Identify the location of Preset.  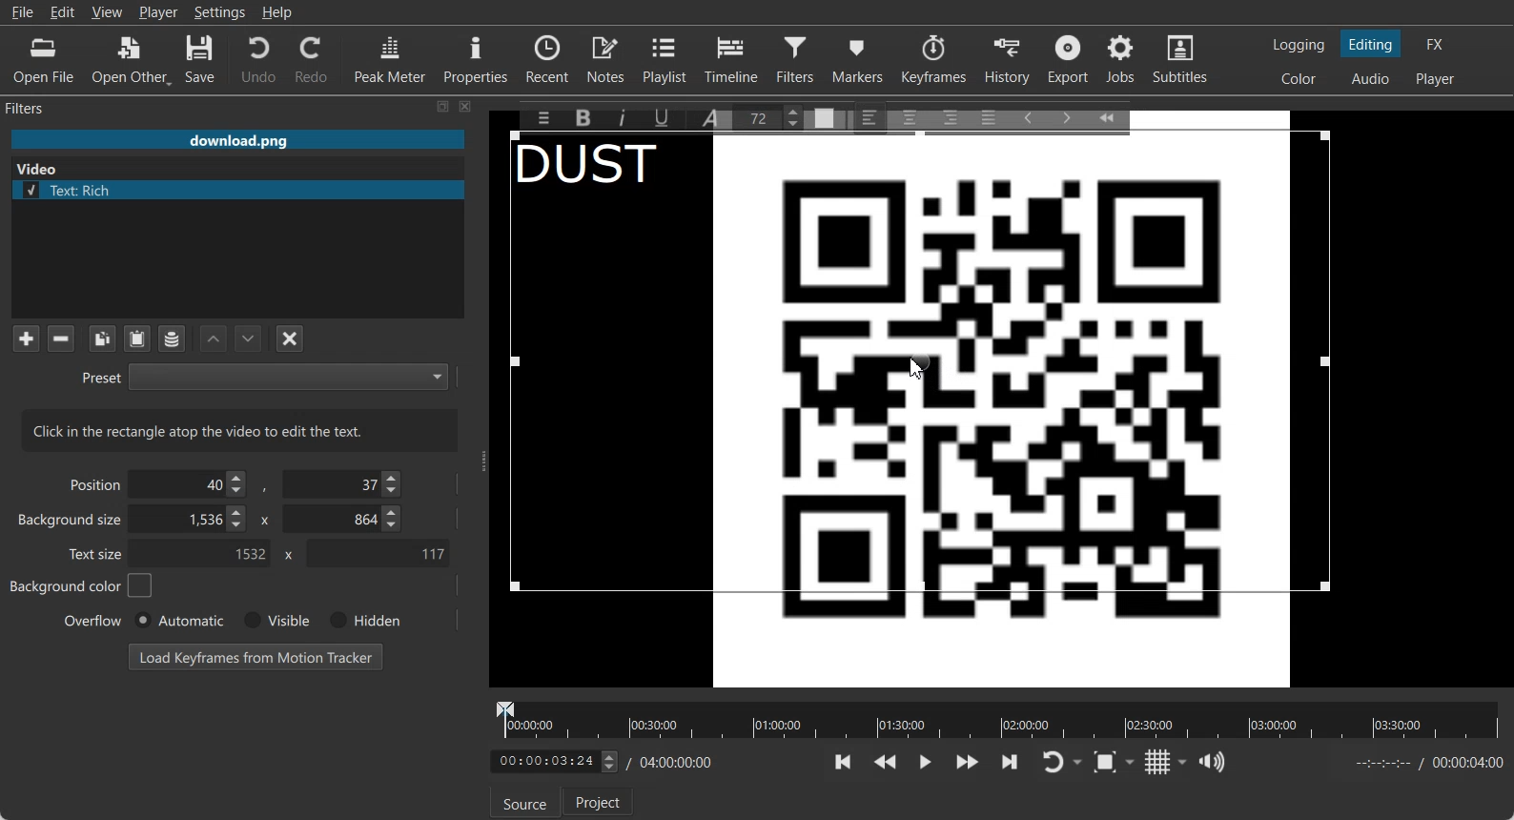
(264, 376).